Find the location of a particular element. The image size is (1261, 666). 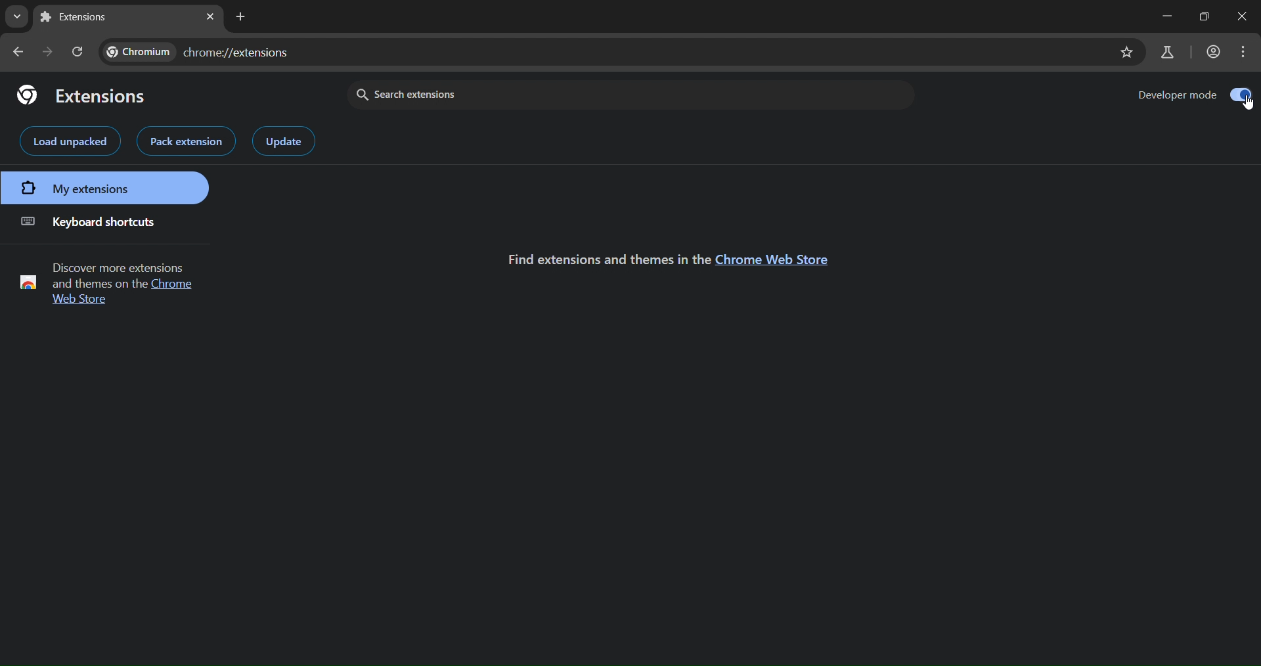

web address is located at coordinates (200, 51).